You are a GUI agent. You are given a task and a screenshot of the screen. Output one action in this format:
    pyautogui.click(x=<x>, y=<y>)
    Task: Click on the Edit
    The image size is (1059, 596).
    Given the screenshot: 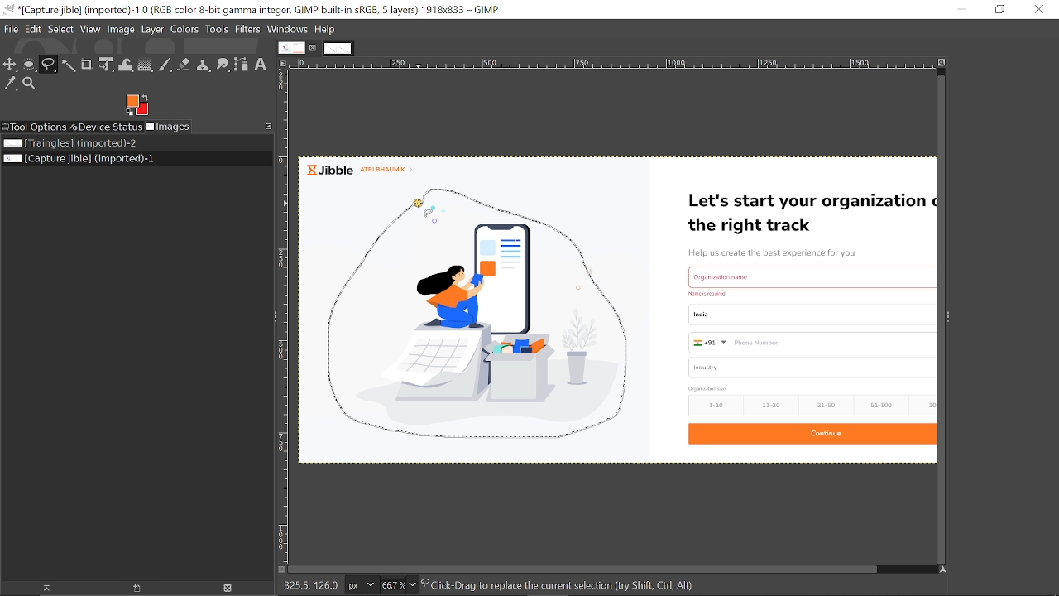 What is the action you would take?
    pyautogui.click(x=34, y=29)
    